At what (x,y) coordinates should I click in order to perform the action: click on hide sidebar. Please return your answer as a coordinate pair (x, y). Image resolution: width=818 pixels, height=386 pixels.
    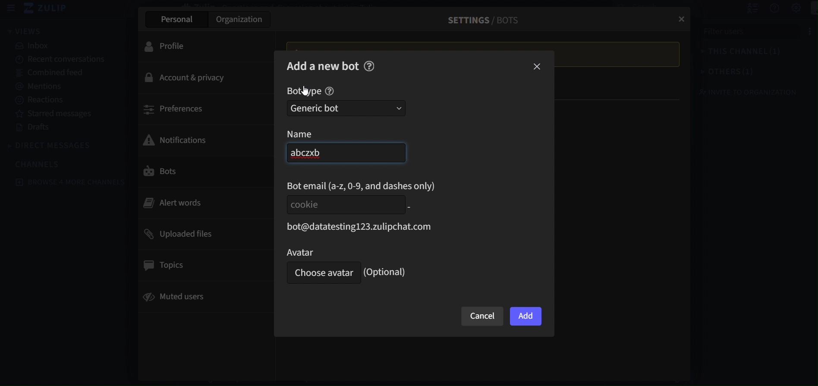
    Looking at the image, I should click on (11, 8).